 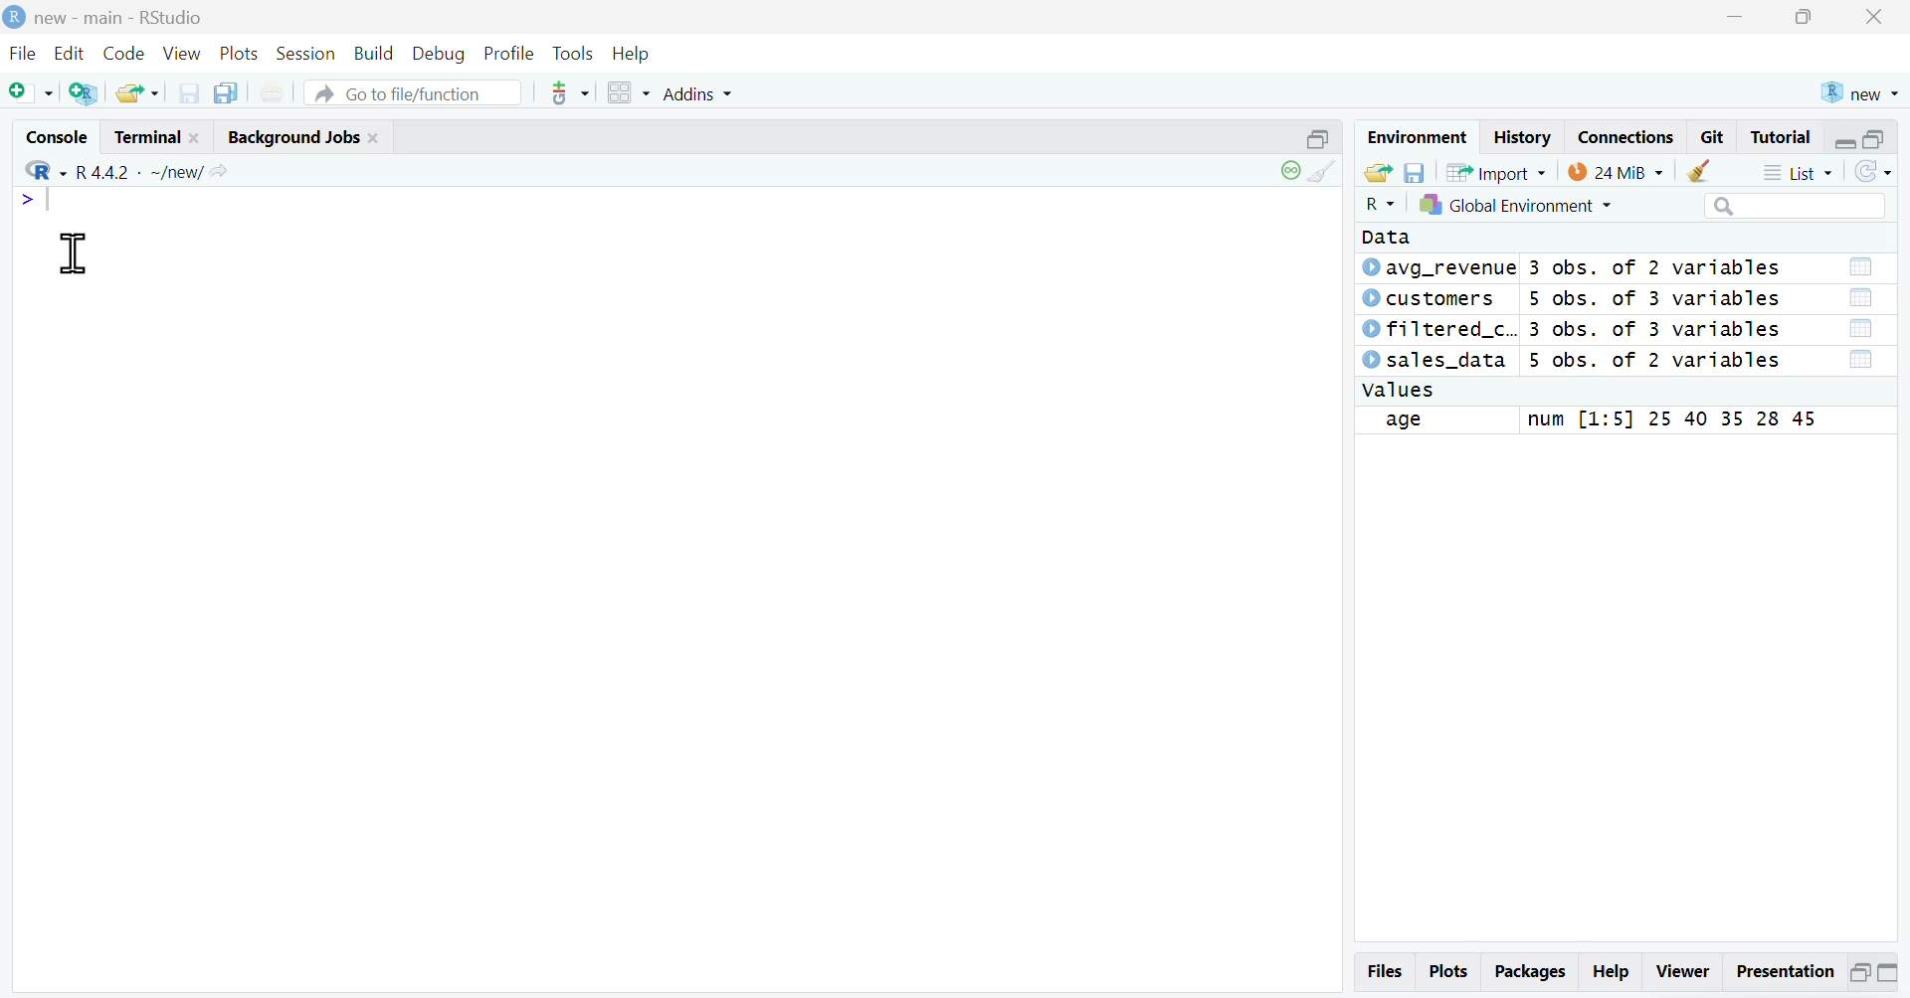 I want to click on File, so click(x=25, y=54).